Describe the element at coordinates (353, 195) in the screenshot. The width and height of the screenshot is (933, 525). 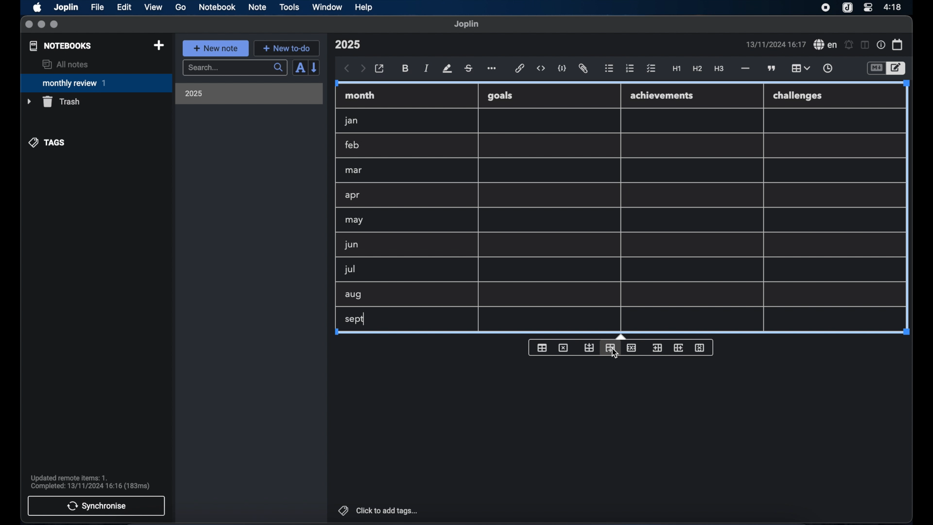
I see `apr` at that location.